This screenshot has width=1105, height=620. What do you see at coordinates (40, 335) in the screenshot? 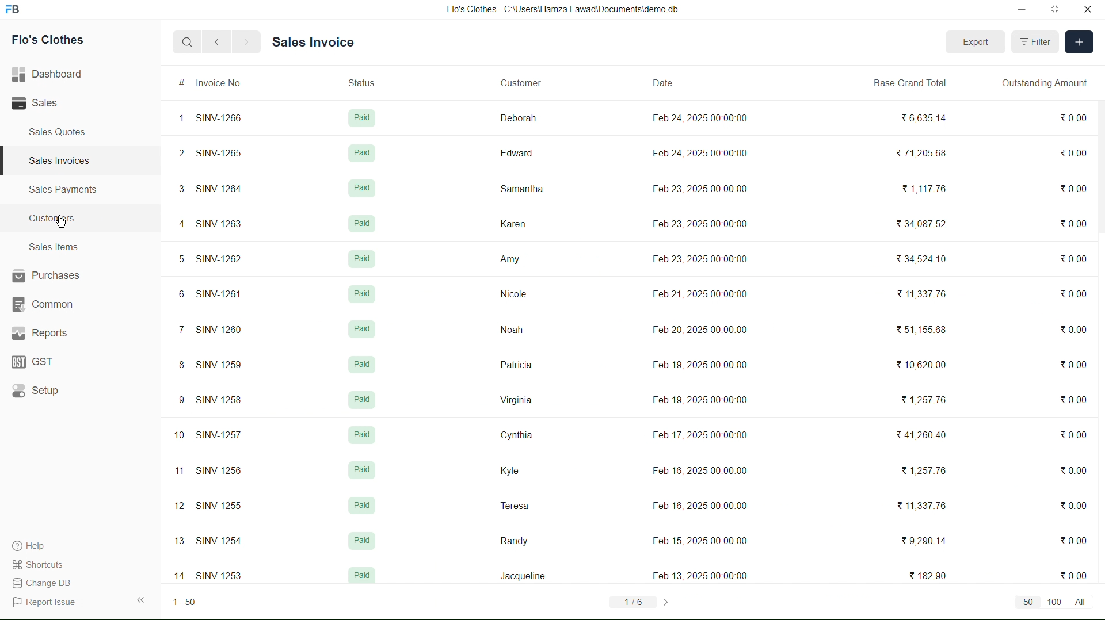
I see `Reports` at bounding box center [40, 335].